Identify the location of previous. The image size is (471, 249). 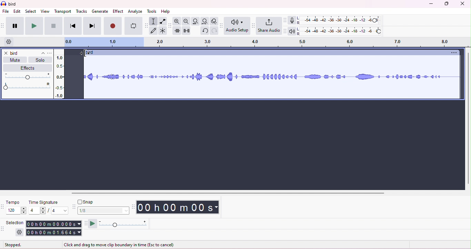
(72, 27).